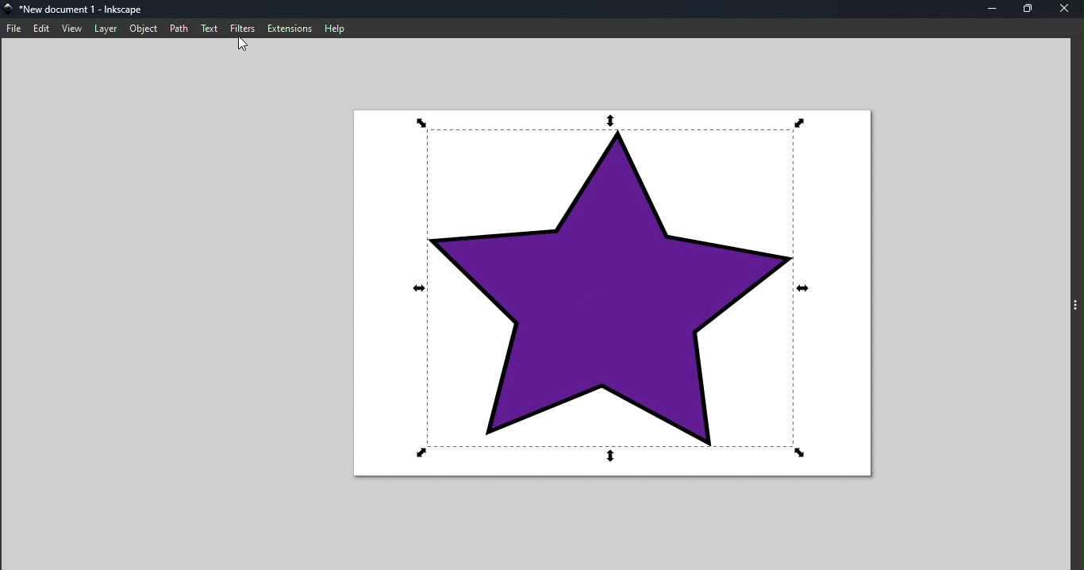 This screenshot has height=570, width=1084. What do you see at coordinates (71, 28) in the screenshot?
I see `View` at bounding box center [71, 28].